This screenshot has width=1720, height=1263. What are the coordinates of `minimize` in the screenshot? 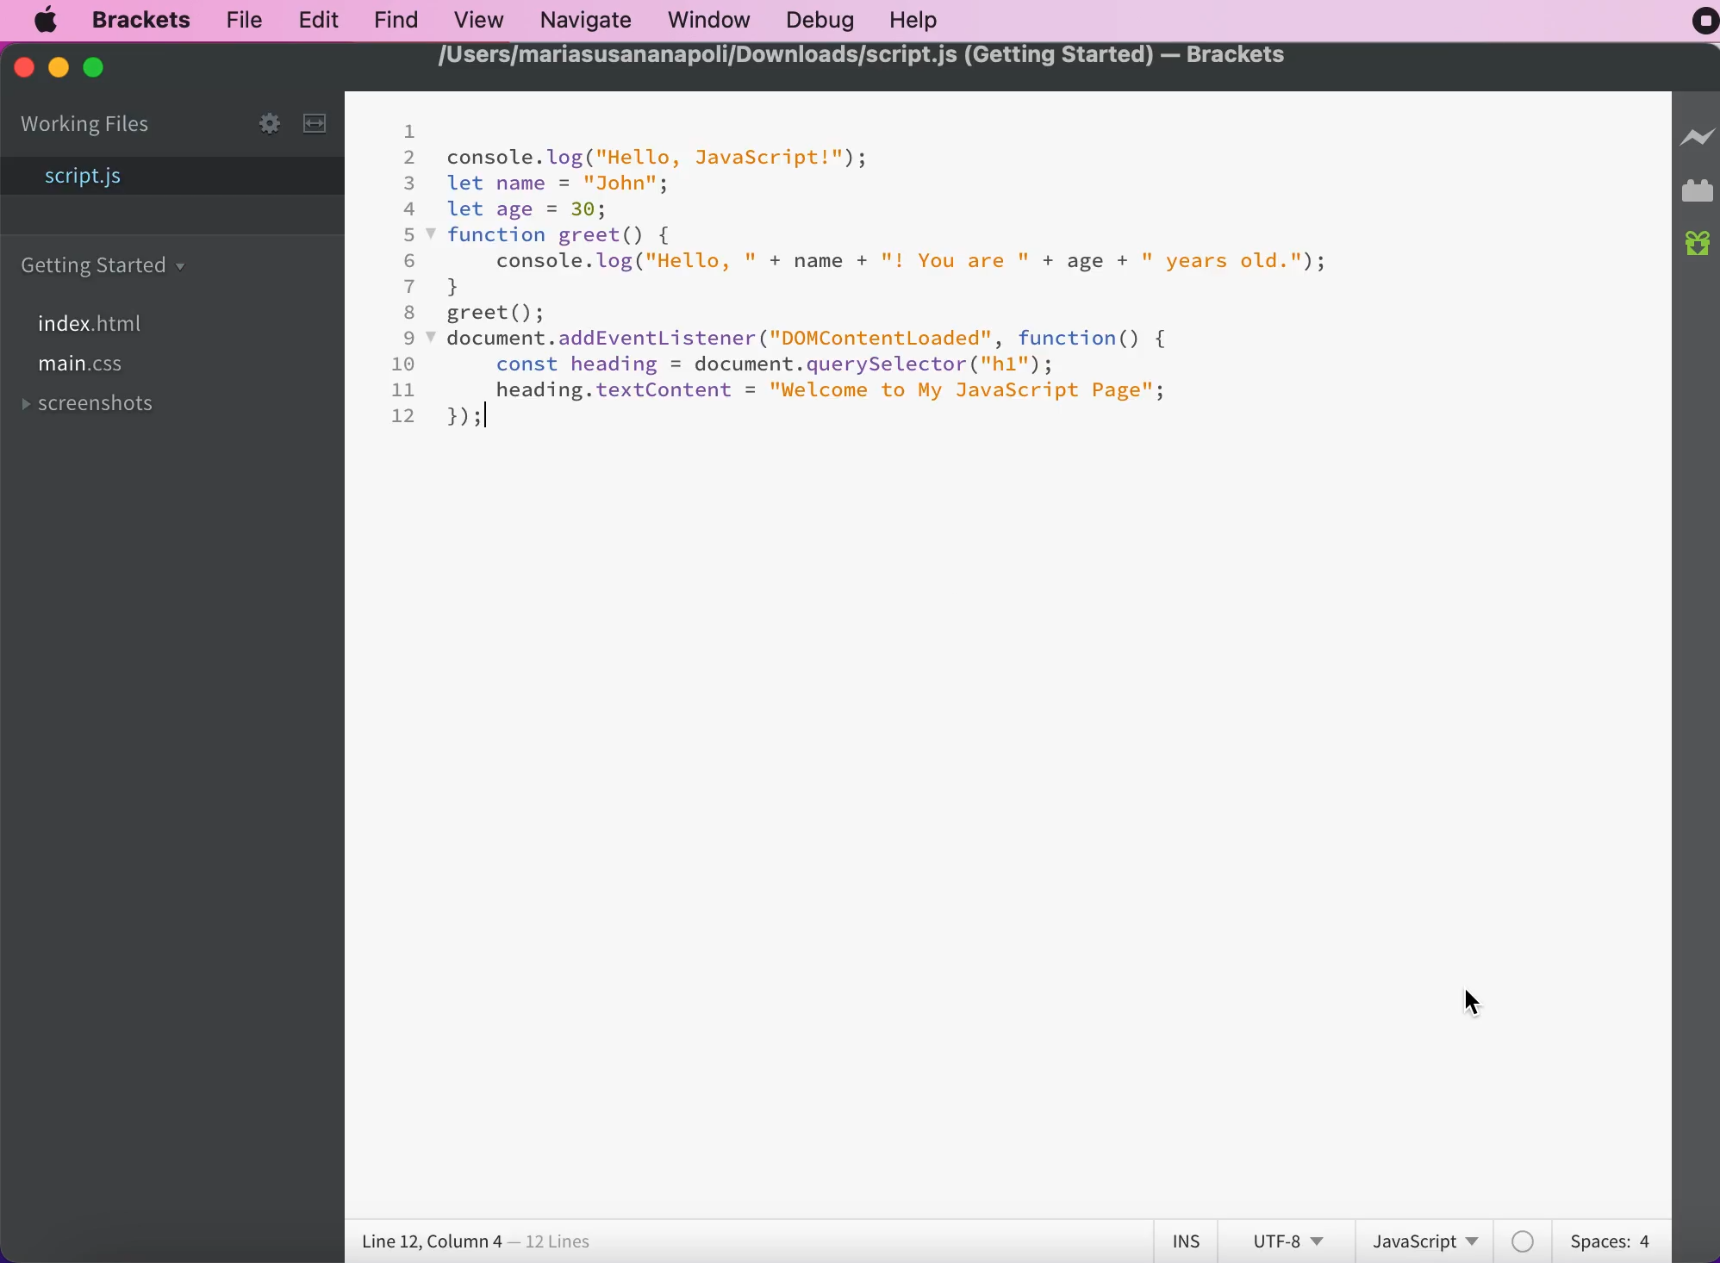 It's located at (57, 68).